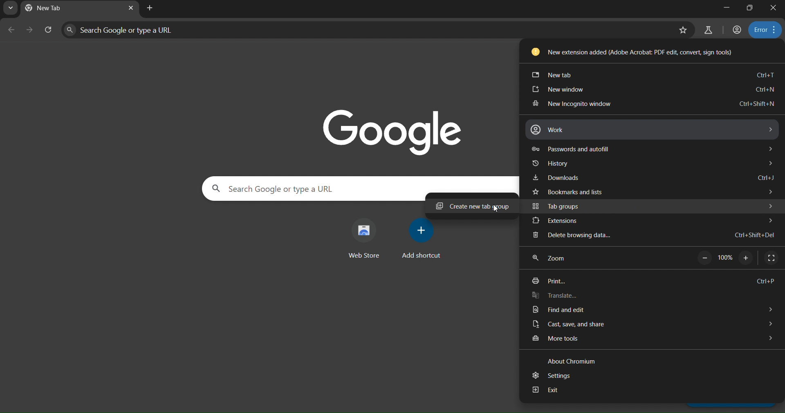 This screenshot has height=413, width=785. What do you see at coordinates (655, 73) in the screenshot?
I see `new tab` at bounding box center [655, 73].